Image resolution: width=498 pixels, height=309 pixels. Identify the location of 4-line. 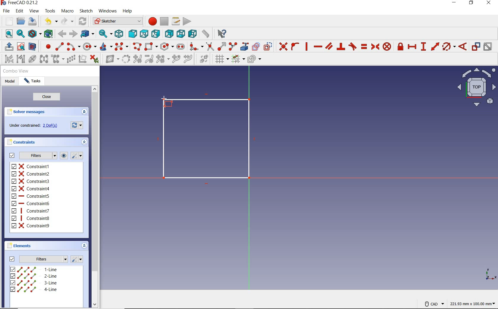
(34, 289).